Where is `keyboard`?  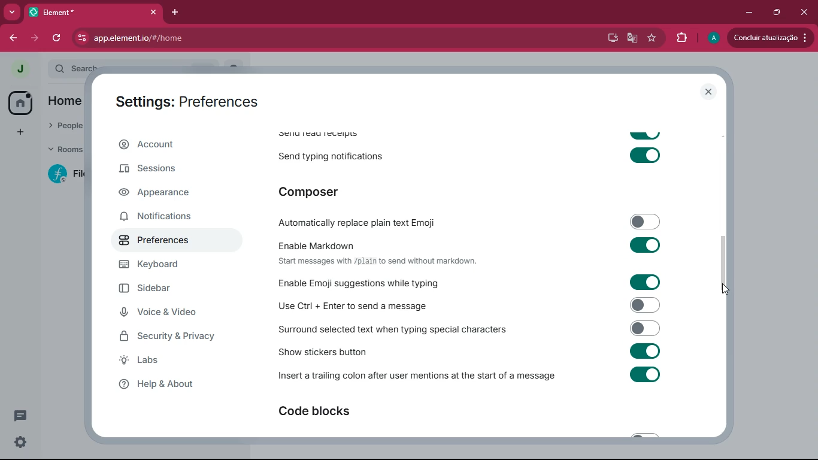
keyboard is located at coordinates (166, 266).